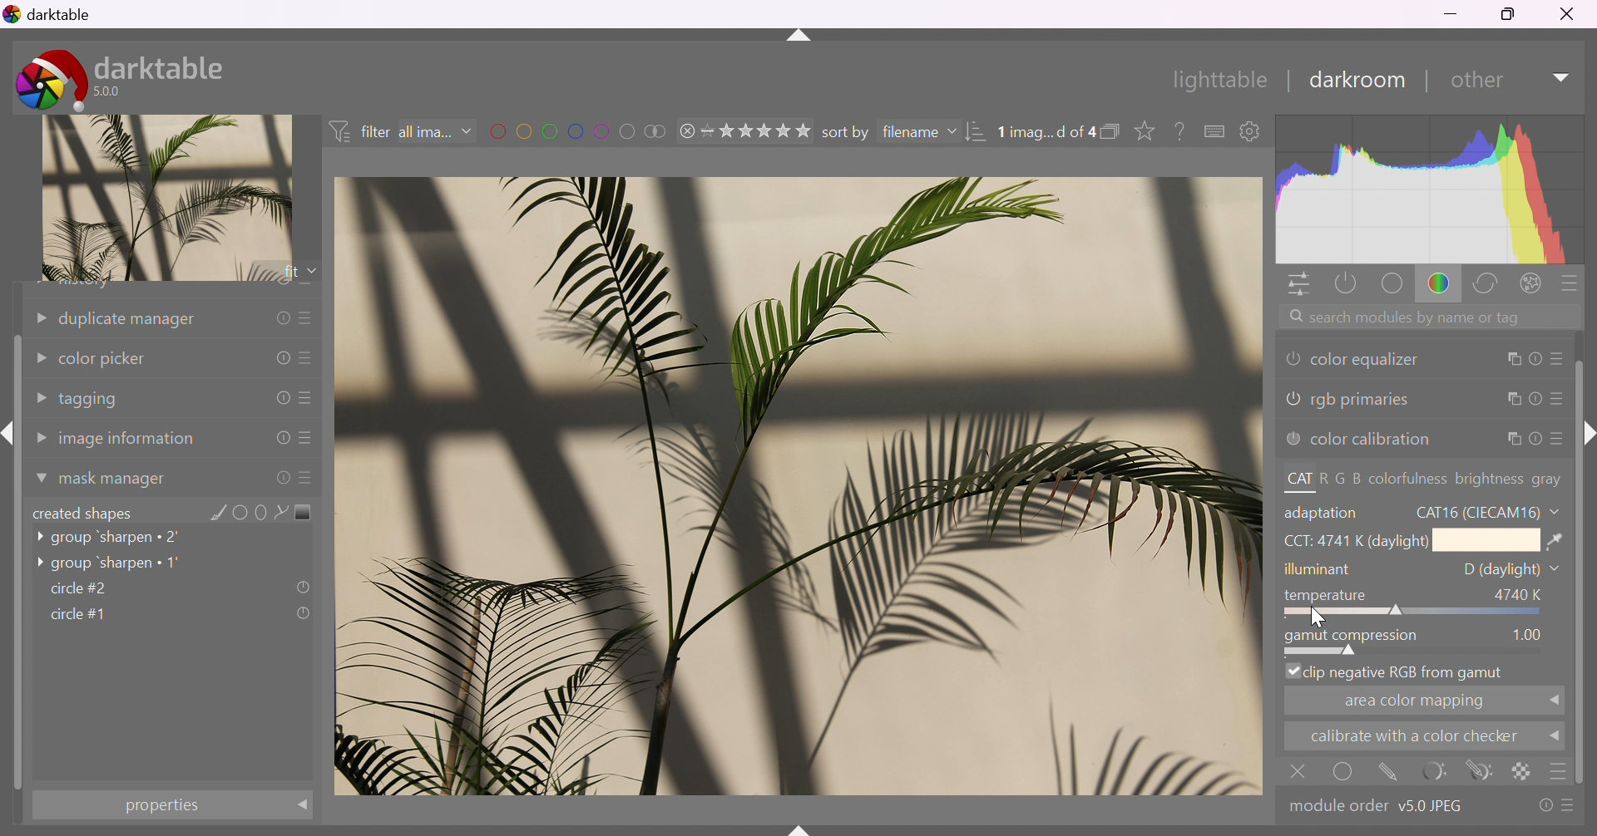  Describe the element at coordinates (1584, 559) in the screenshot. I see `slider` at that location.